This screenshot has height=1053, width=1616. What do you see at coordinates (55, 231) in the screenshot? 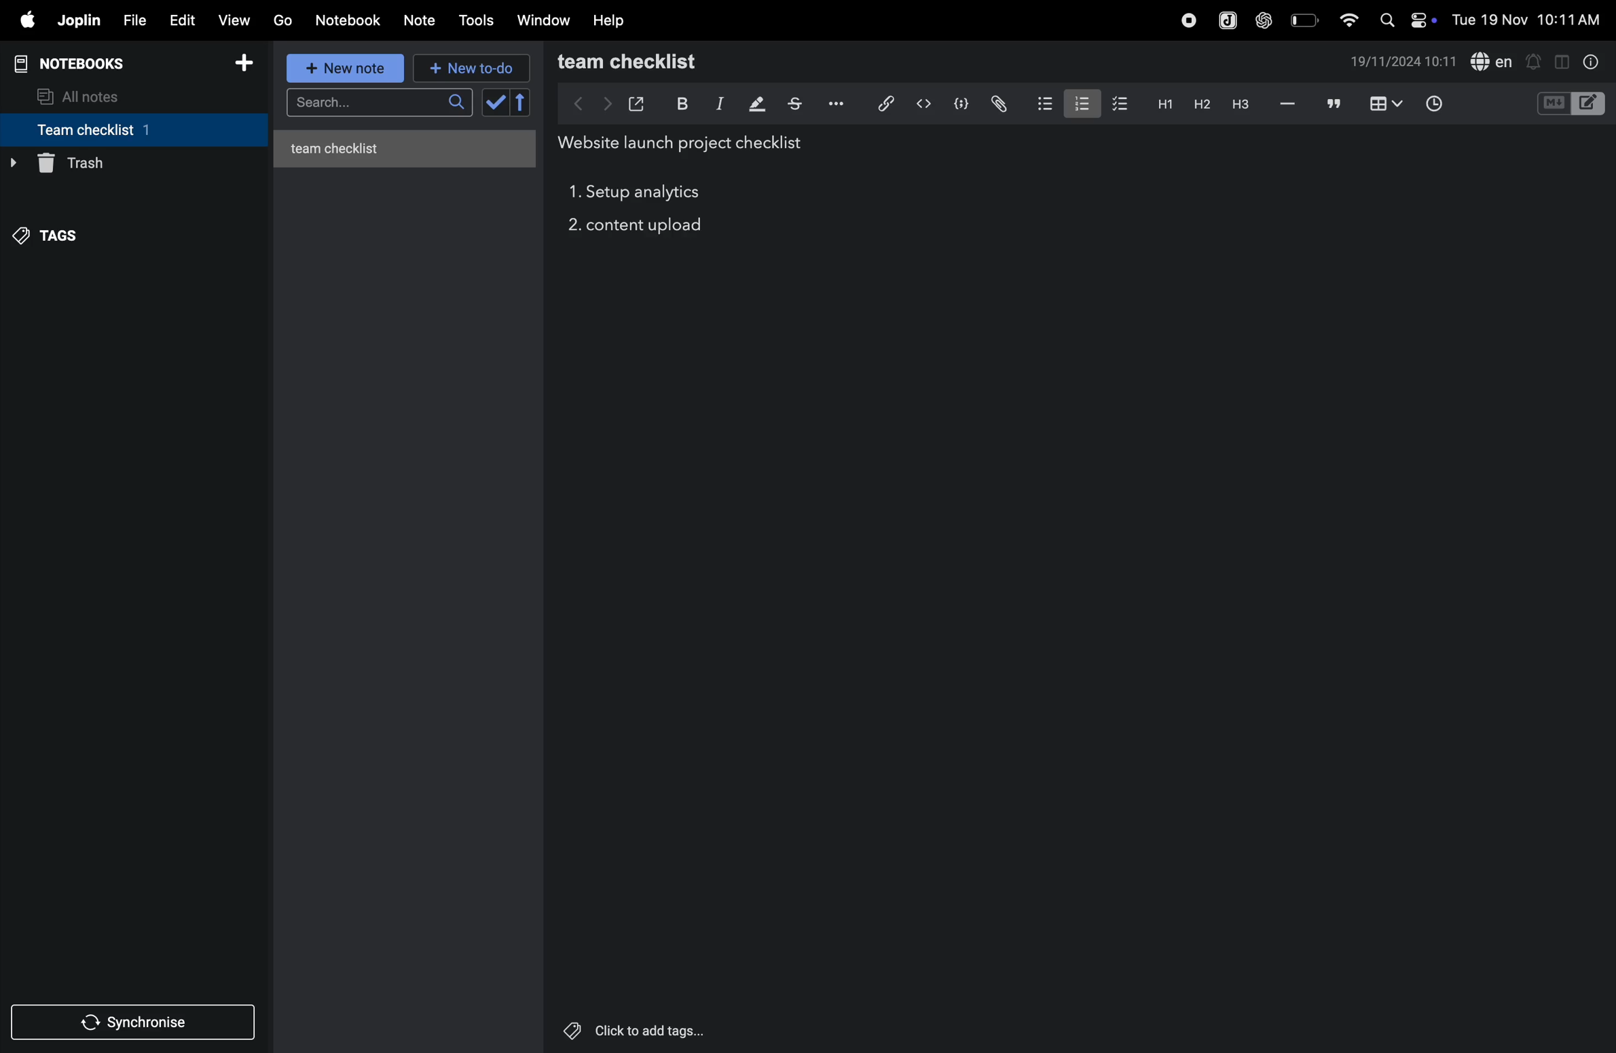
I see `tags` at bounding box center [55, 231].